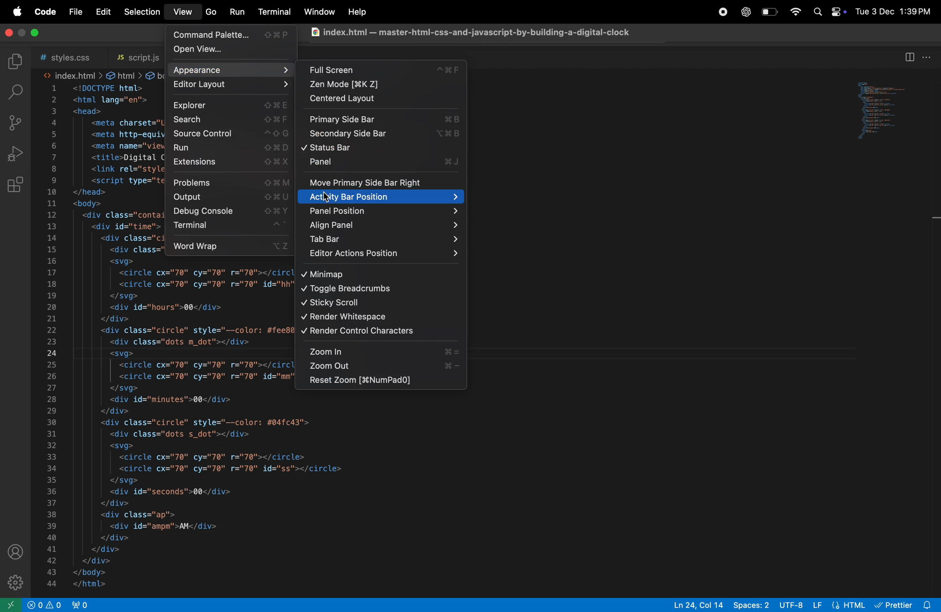 Image resolution: width=941 pixels, height=612 pixels. What do you see at coordinates (230, 85) in the screenshot?
I see `editor layout` at bounding box center [230, 85].